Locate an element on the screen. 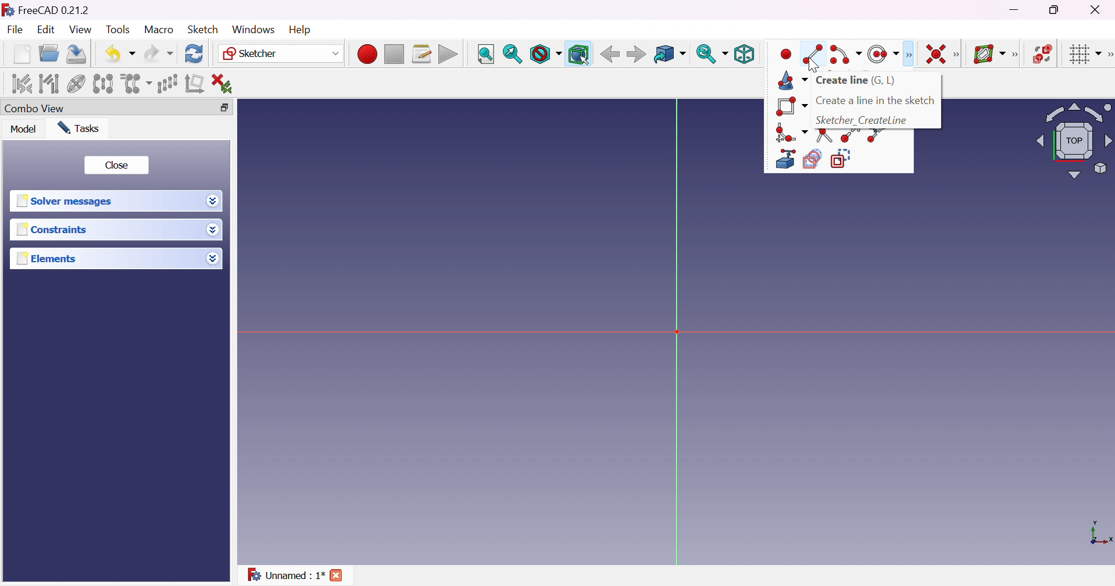  Create external geometry is located at coordinates (784, 159).